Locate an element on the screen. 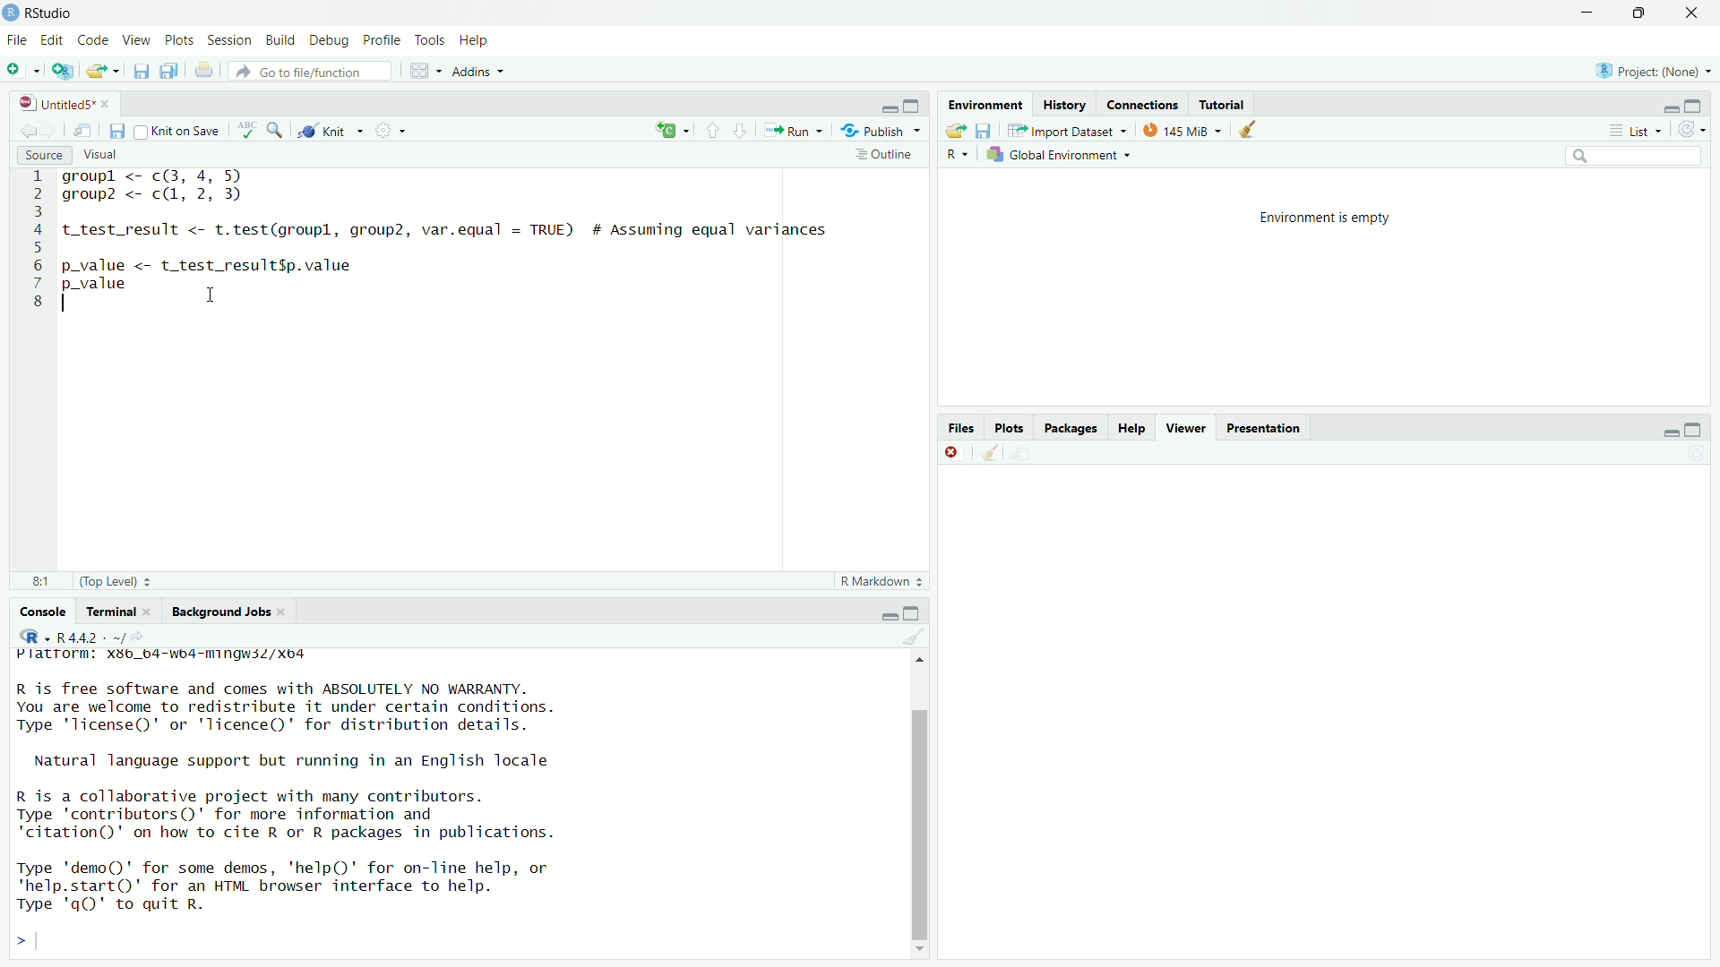  search is located at coordinates (1630, 156).